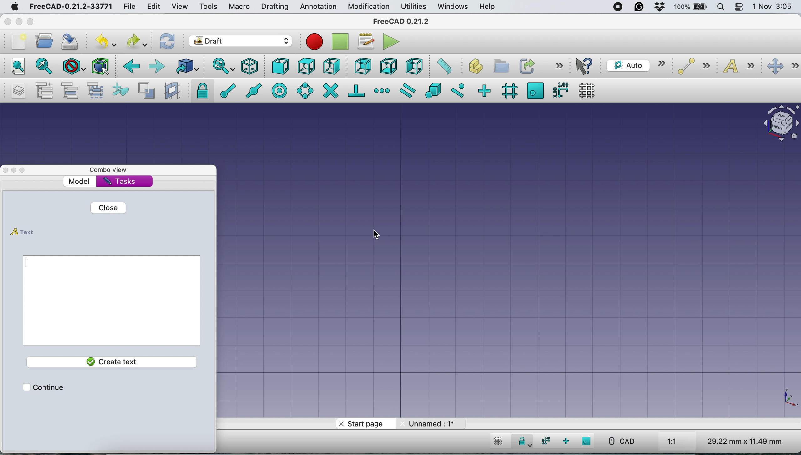  What do you see at coordinates (29, 265) in the screenshot?
I see `enter text` at bounding box center [29, 265].